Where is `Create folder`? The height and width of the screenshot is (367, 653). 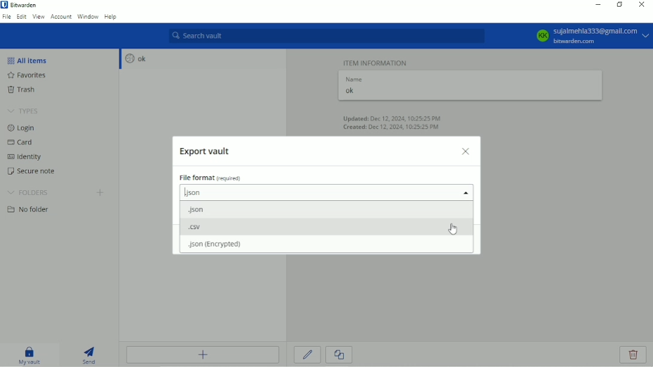 Create folder is located at coordinates (101, 194).